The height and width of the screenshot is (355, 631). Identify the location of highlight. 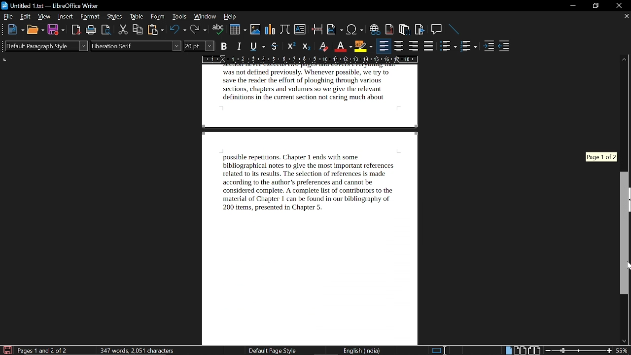
(363, 46).